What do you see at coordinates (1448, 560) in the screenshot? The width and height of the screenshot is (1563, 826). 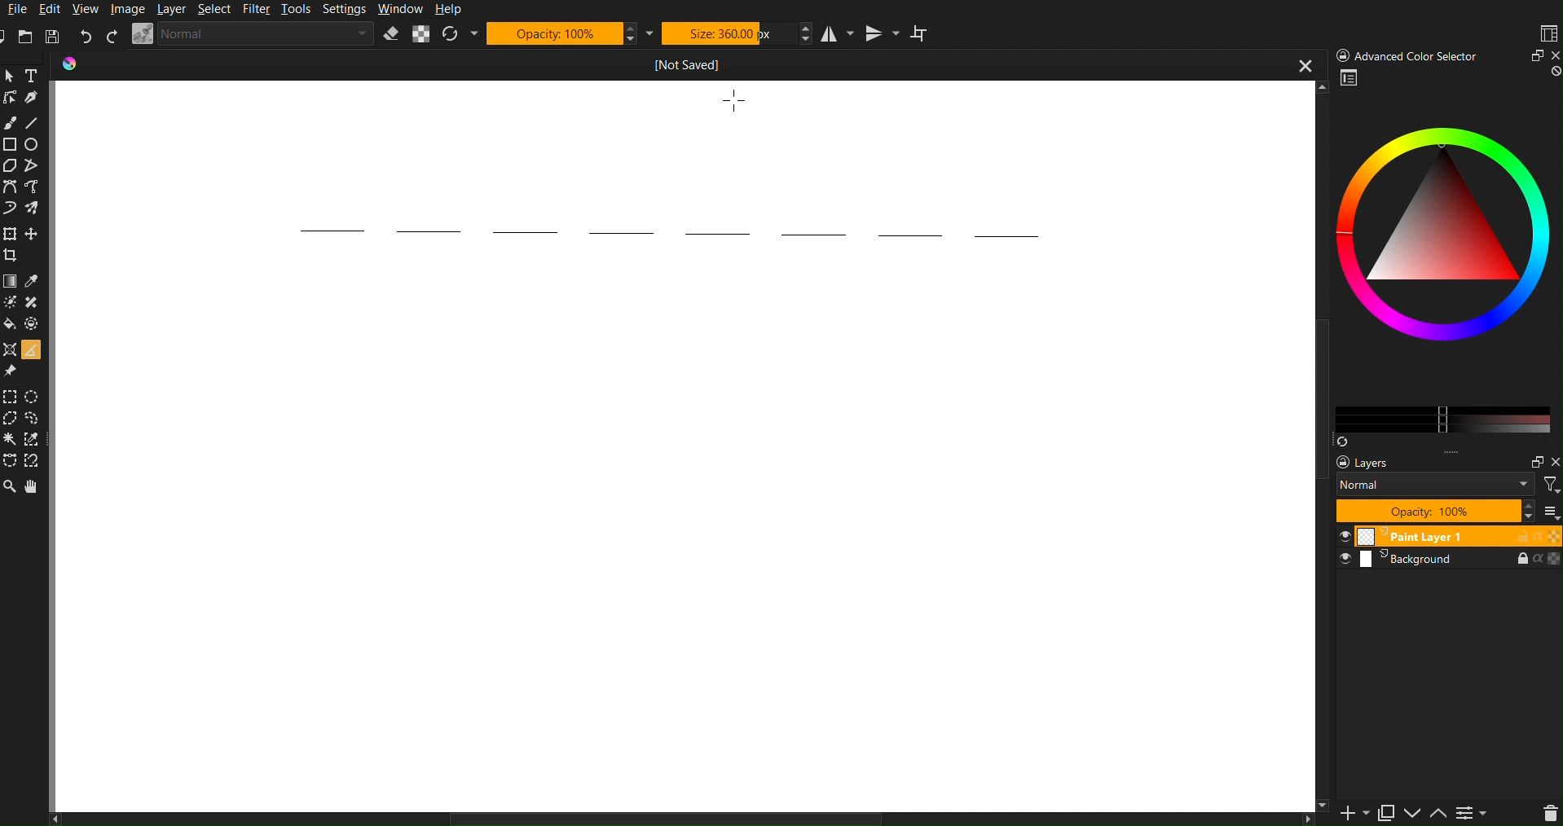 I see `Background` at bounding box center [1448, 560].